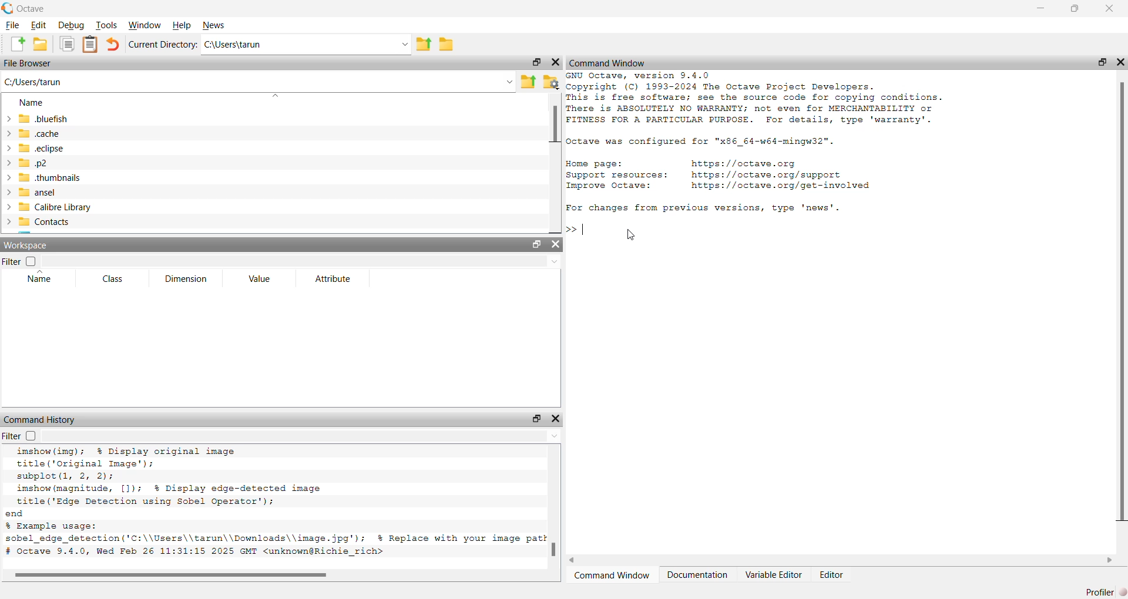 This screenshot has width=1128, height=599. What do you see at coordinates (1040, 9) in the screenshot?
I see `minimize` at bounding box center [1040, 9].